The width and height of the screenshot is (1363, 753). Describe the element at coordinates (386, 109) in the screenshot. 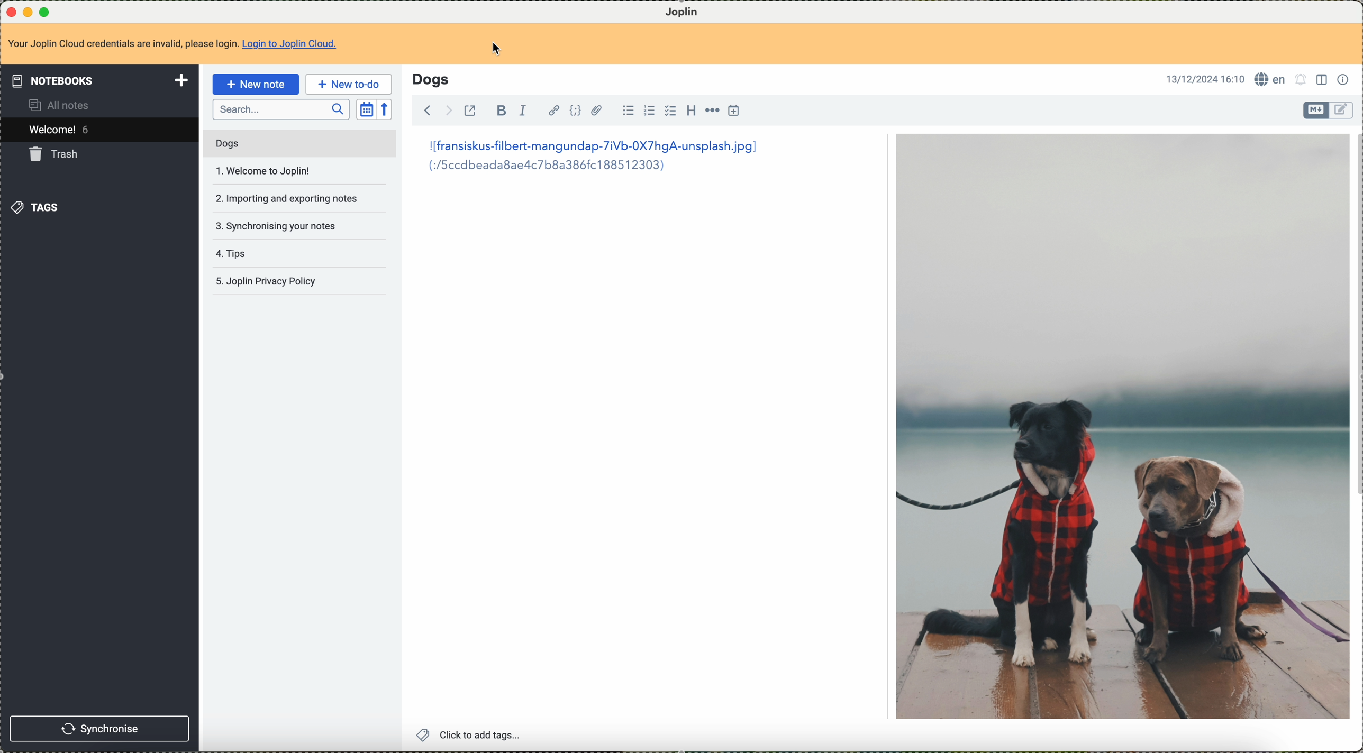

I see `reverse sort order` at that location.